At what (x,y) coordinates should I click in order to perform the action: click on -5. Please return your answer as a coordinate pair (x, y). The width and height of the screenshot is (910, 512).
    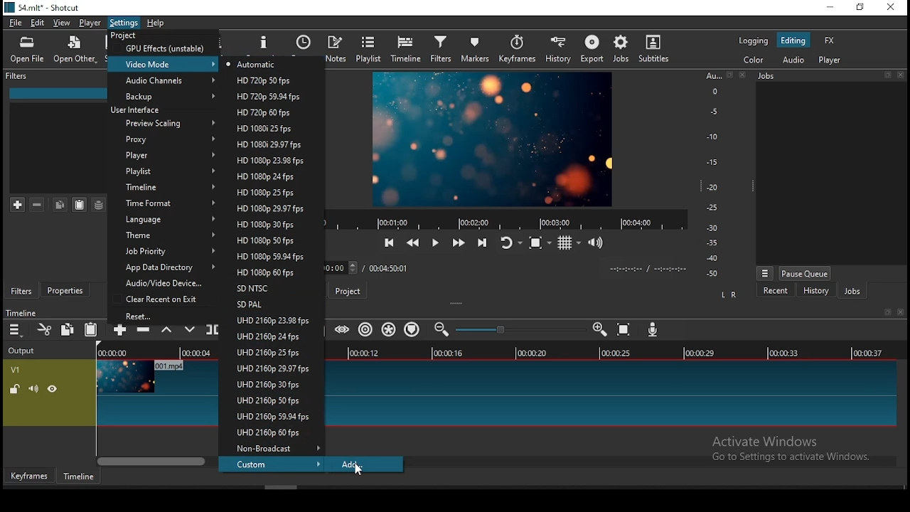
    Looking at the image, I should click on (712, 110).